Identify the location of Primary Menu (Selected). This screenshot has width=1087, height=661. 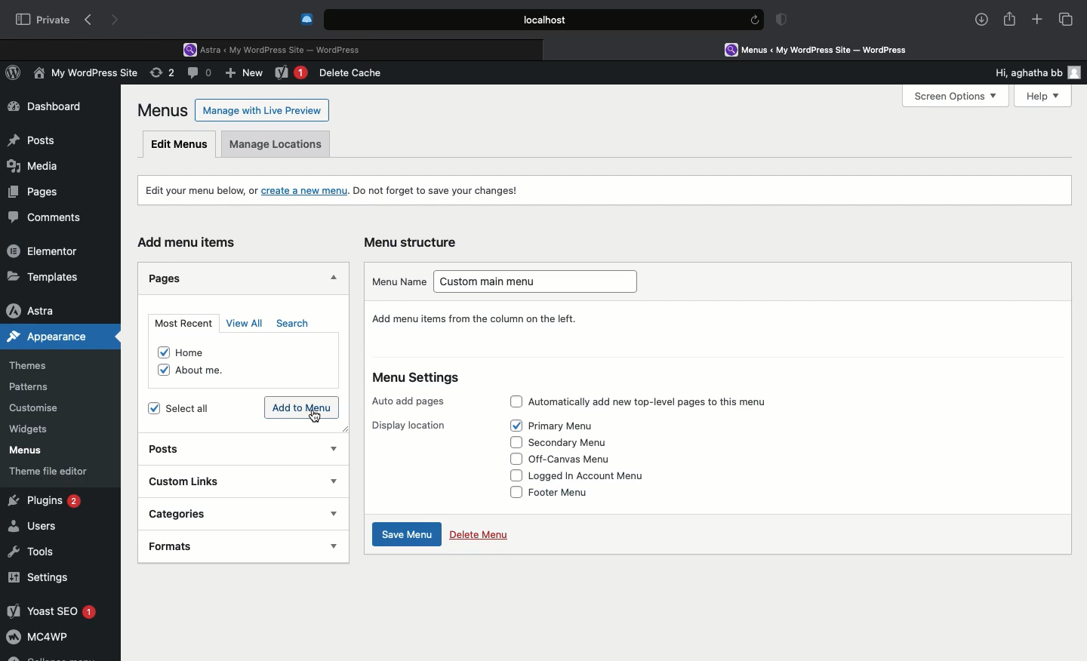
(574, 423).